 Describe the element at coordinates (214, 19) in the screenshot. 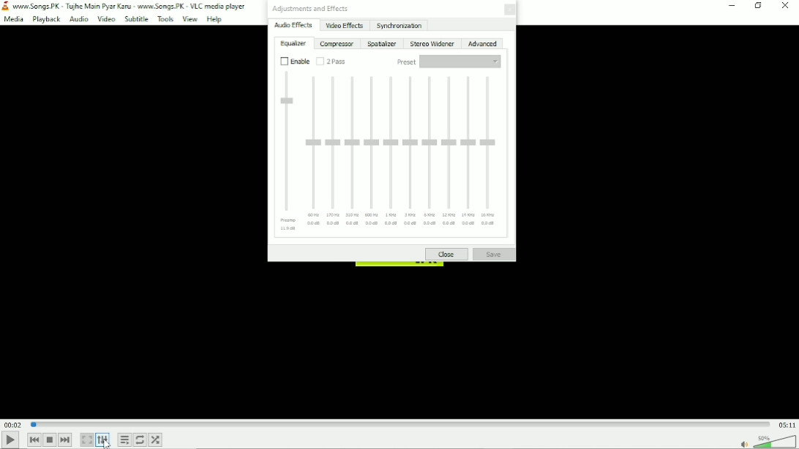

I see `Help` at that location.